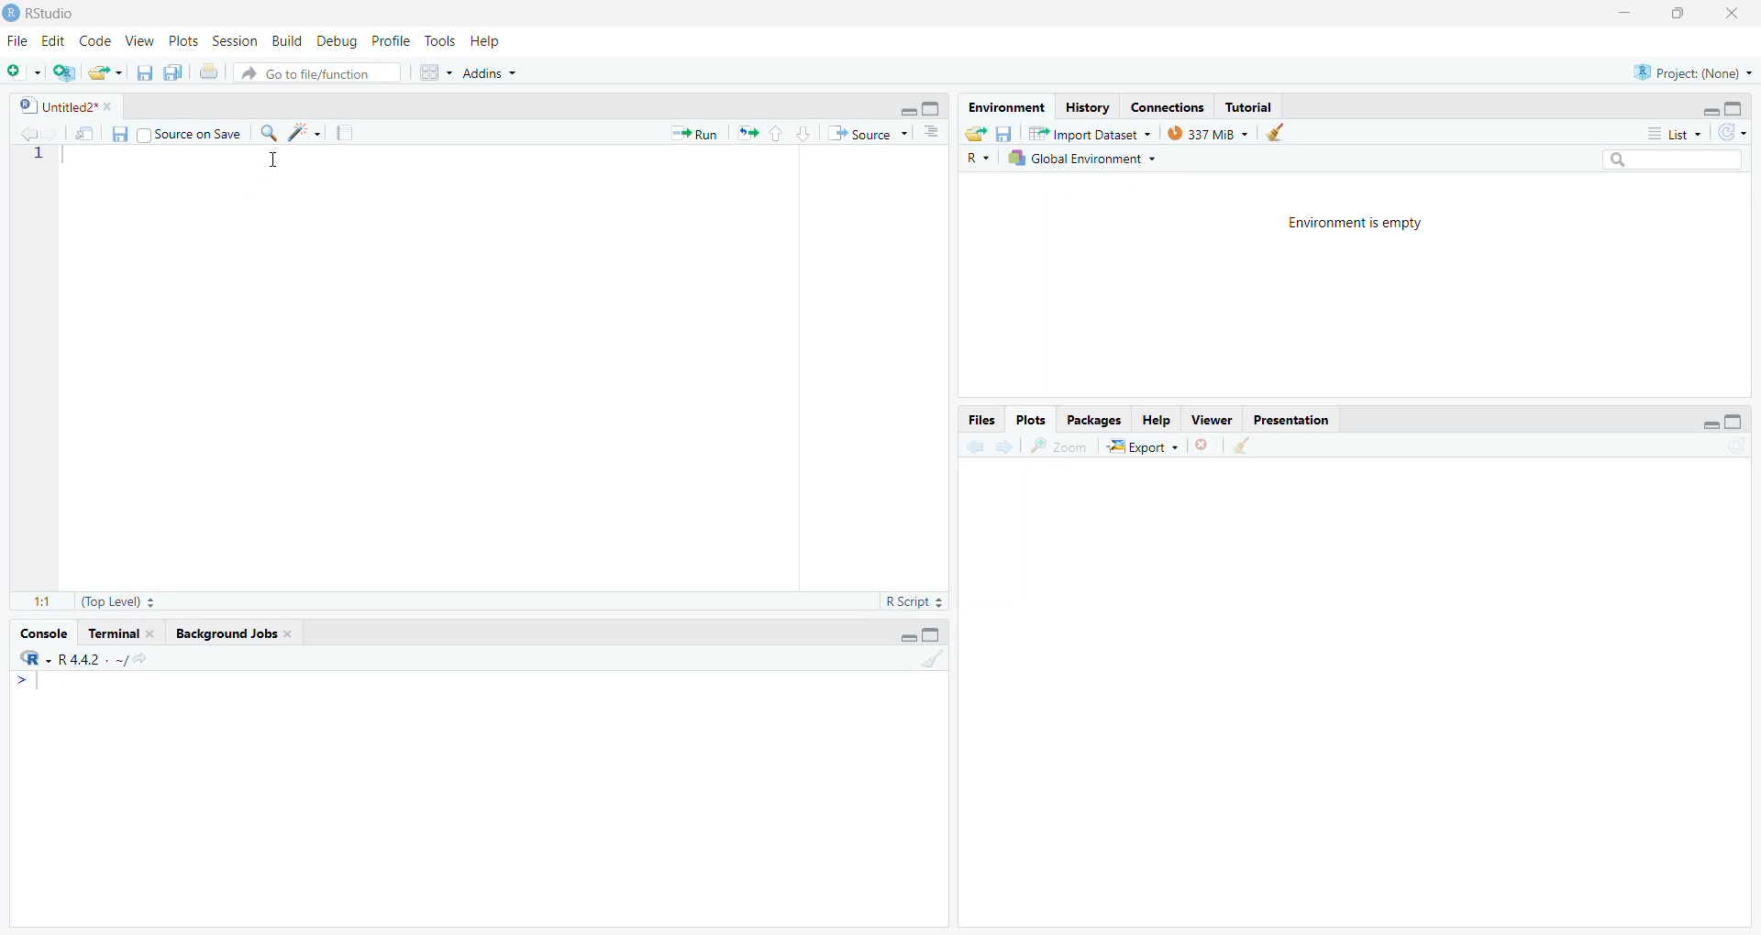 The image size is (1761, 935). Describe the element at coordinates (1154, 420) in the screenshot. I see `Help` at that location.